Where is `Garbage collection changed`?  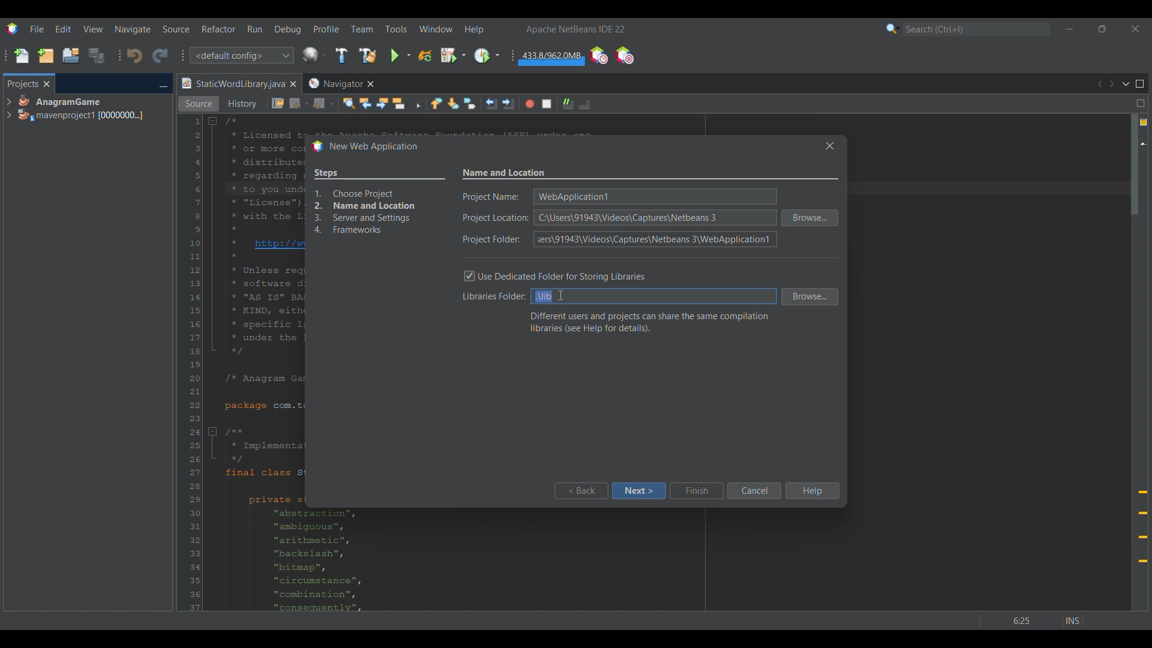 Garbage collection changed is located at coordinates (551, 58).